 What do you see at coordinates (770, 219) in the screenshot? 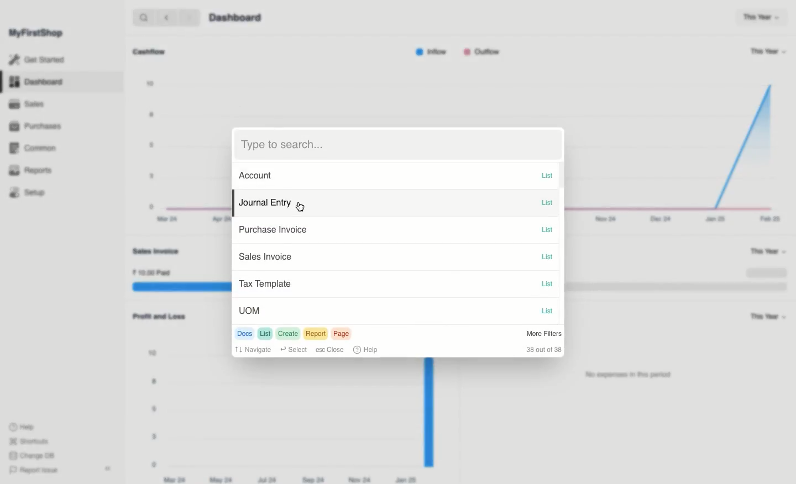
I see `Feb 25` at bounding box center [770, 219].